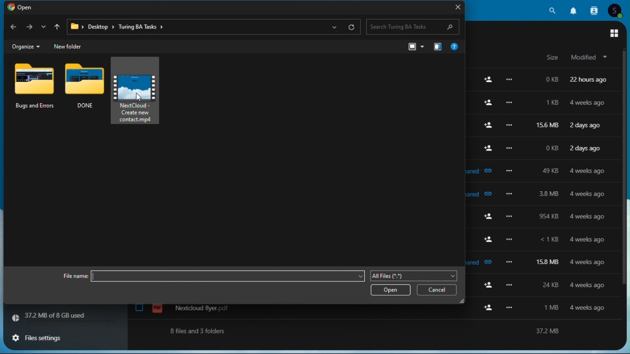  Describe the element at coordinates (197, 331) in the screenshot. I see `8 files and 3 folders` at that location.